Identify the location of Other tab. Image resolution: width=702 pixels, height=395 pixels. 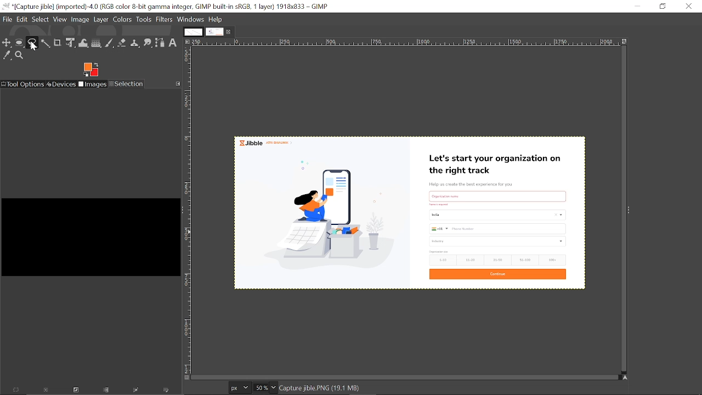
(193, 32).